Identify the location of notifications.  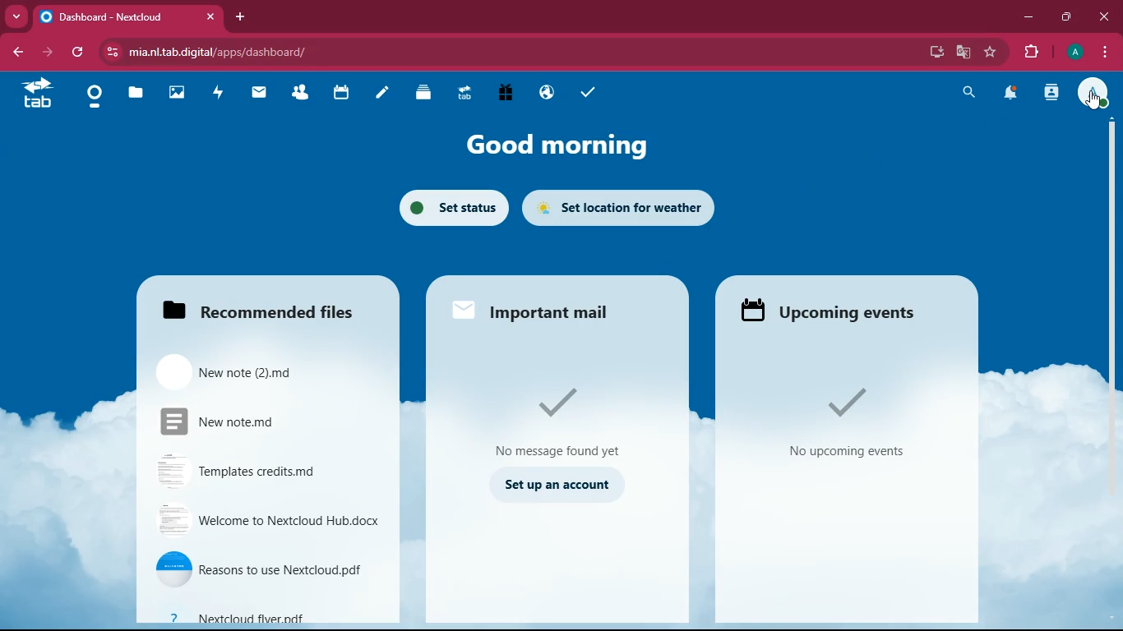
(1010, 94).